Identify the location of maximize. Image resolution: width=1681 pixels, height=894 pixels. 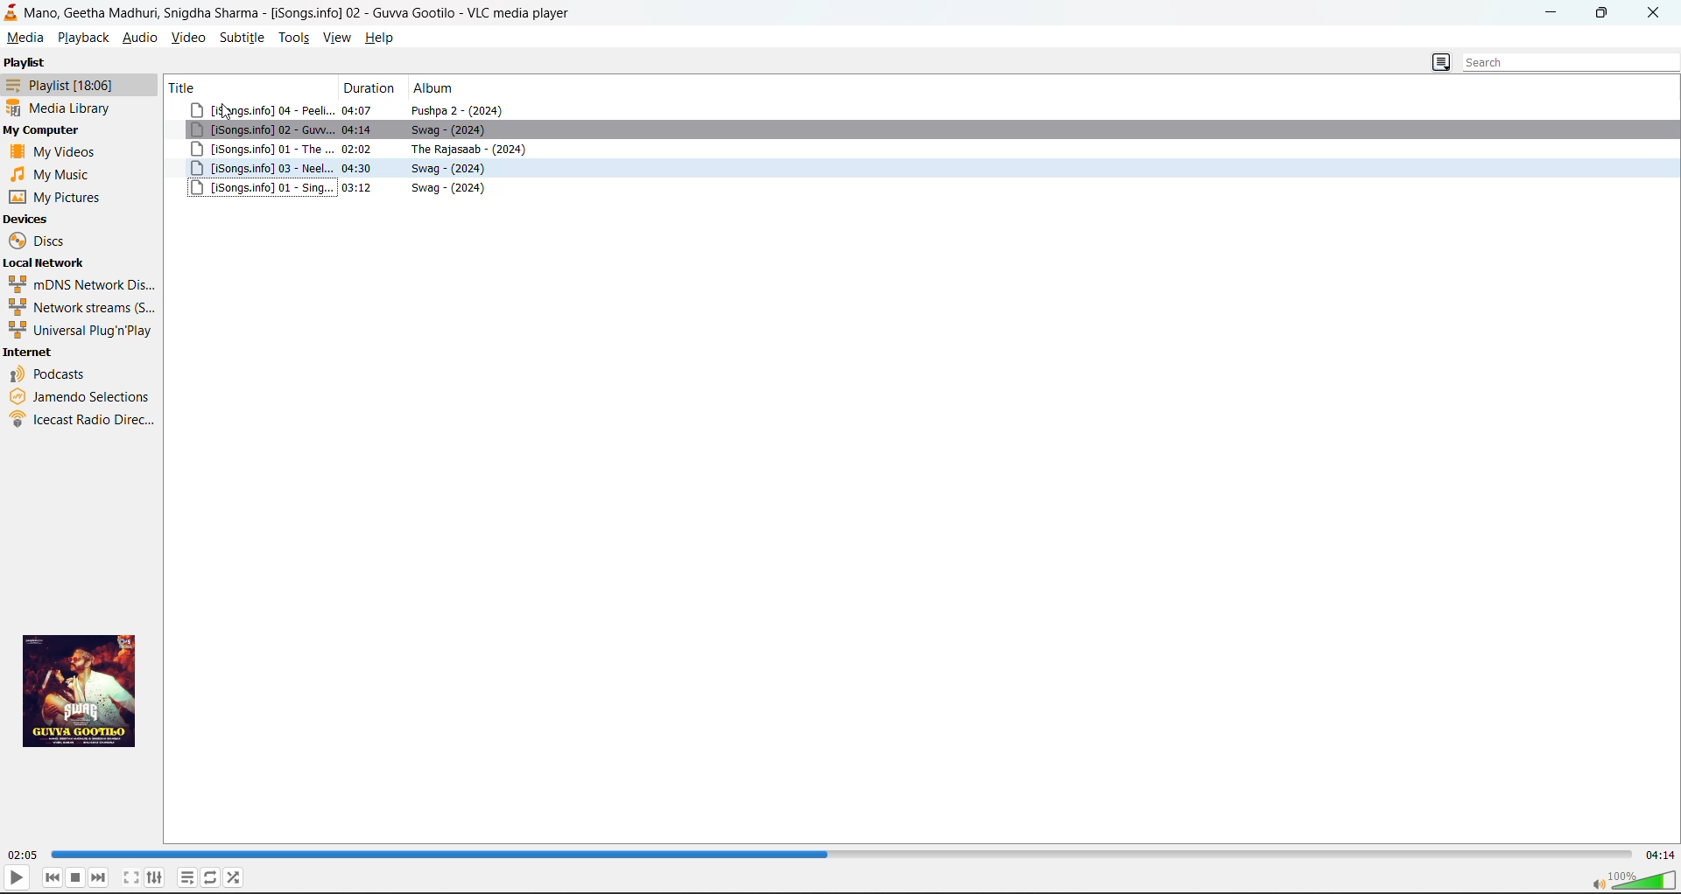
(1605, 15).